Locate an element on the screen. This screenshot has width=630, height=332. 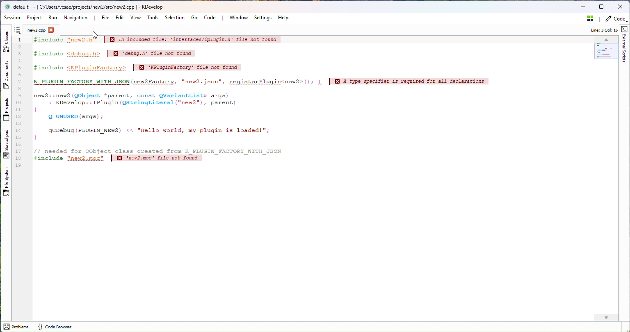
problems is located at coordinates (16, 327).